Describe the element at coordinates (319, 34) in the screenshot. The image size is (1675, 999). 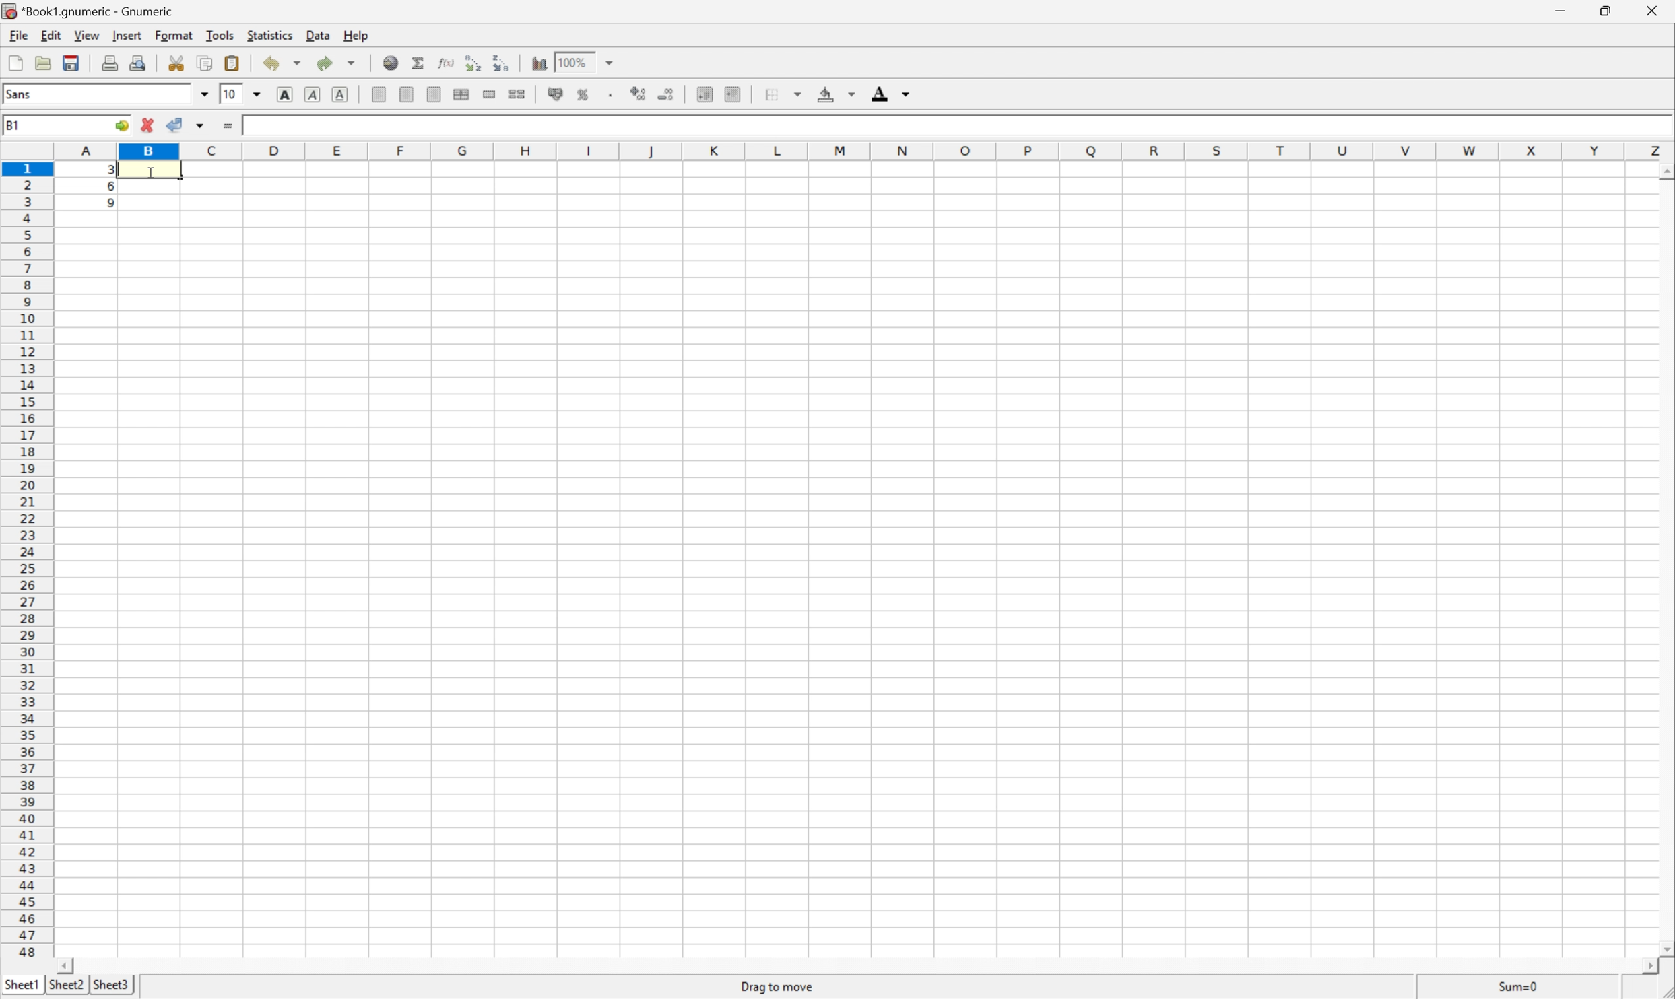
I see `Data` at that location.